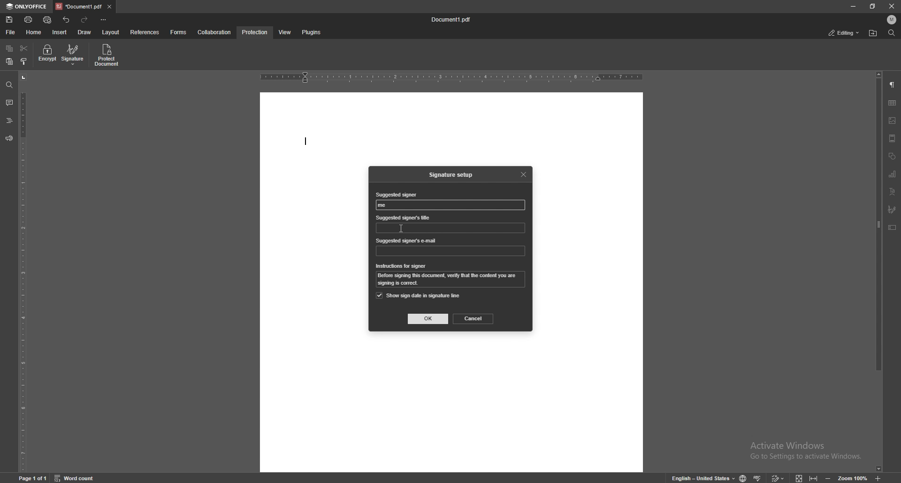  I want to click on suggested signer's title, so click(404, 217).